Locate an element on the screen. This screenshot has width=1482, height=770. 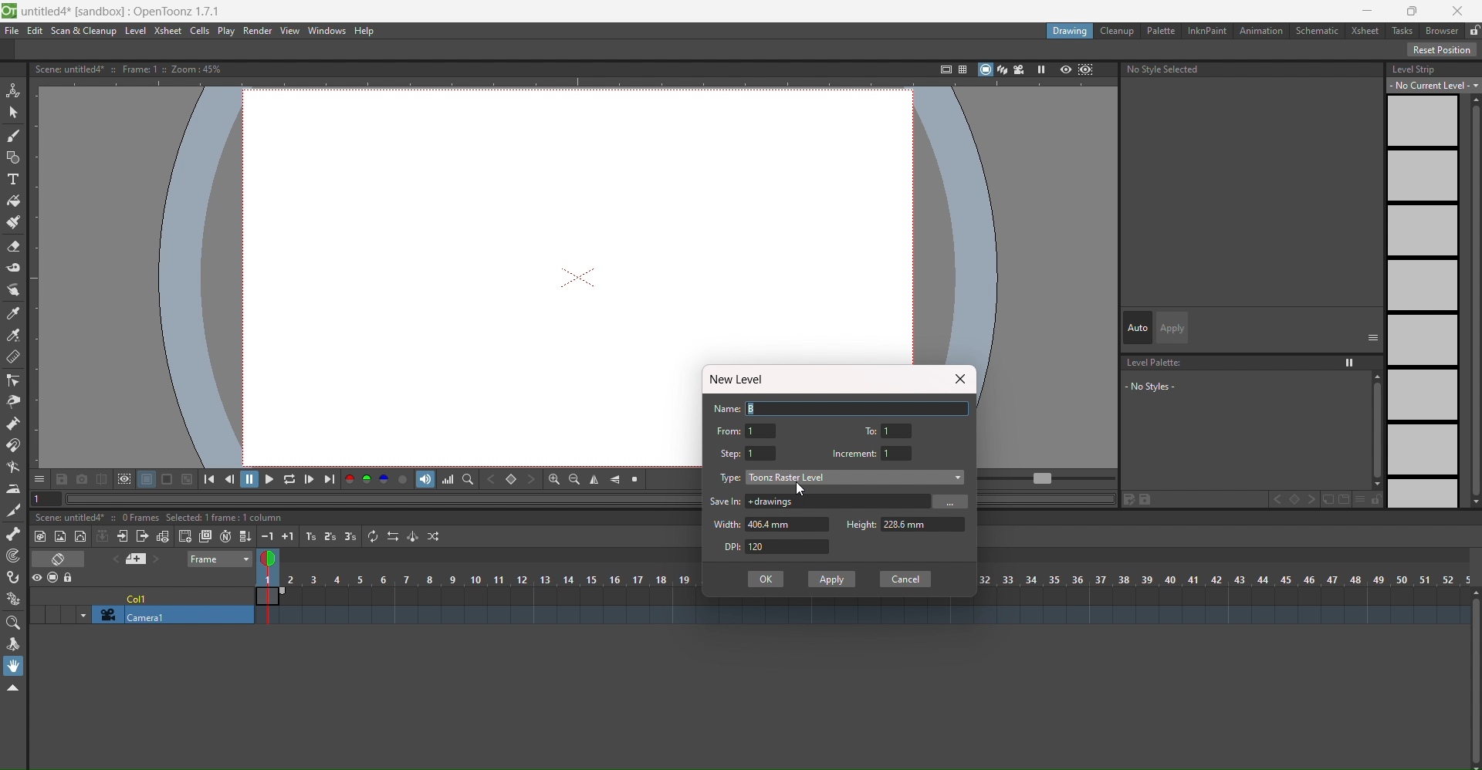
camera1 is located at coordinates (167, 616).